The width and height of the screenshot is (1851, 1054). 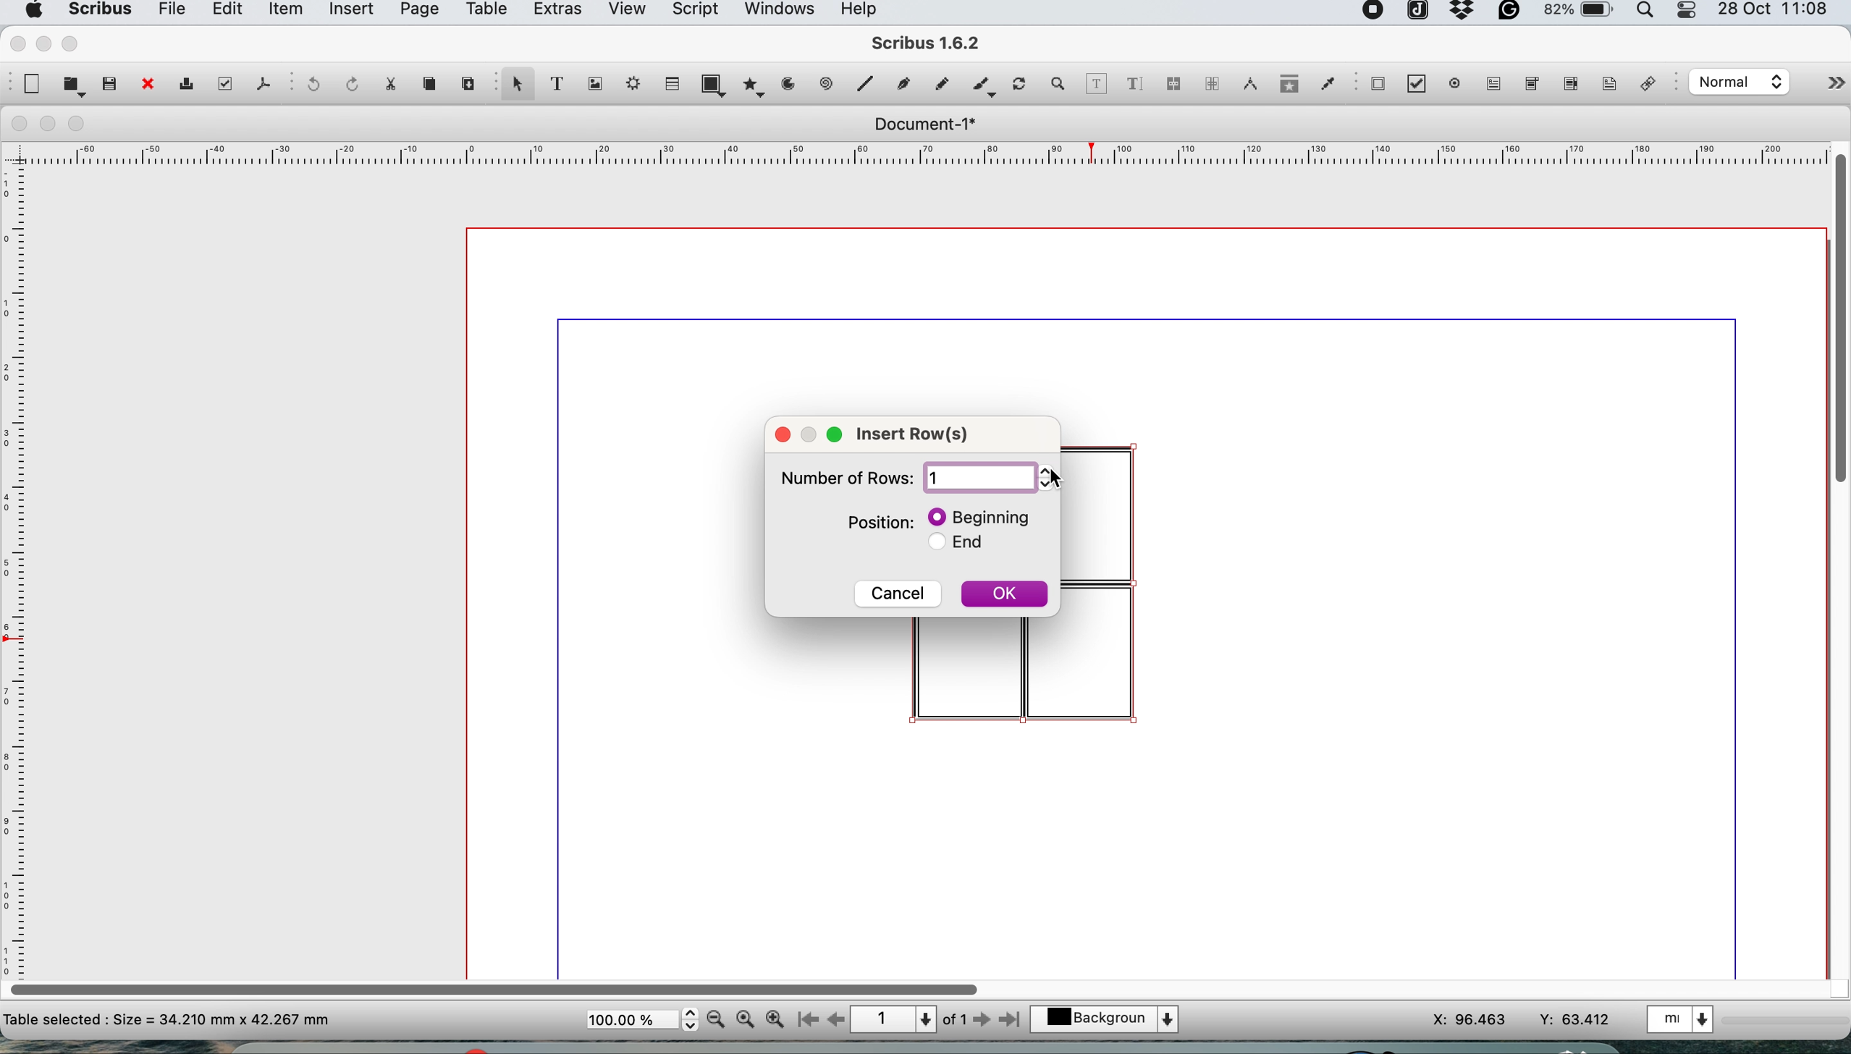 I want to click on line, so click(x=863, y=83).